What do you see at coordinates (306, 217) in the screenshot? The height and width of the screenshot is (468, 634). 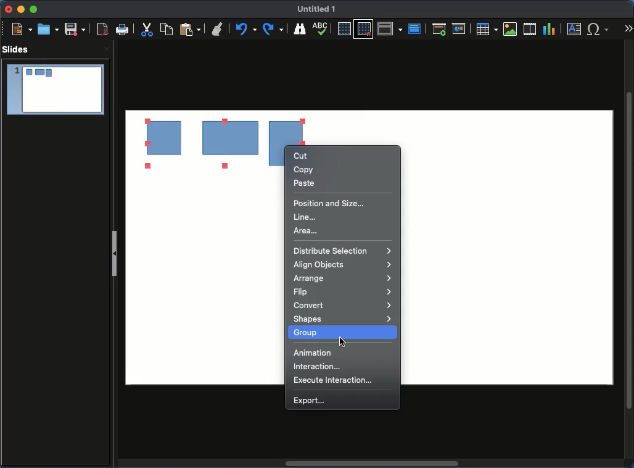 I see `Line` at bounding box center [306, 217].